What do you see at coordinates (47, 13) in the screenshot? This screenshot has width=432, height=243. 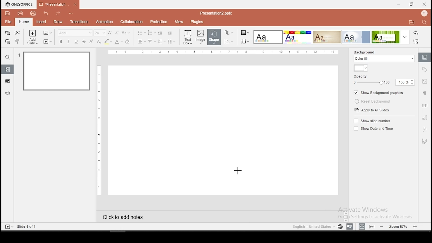 I see `undo` at bounding box center [47, 13].